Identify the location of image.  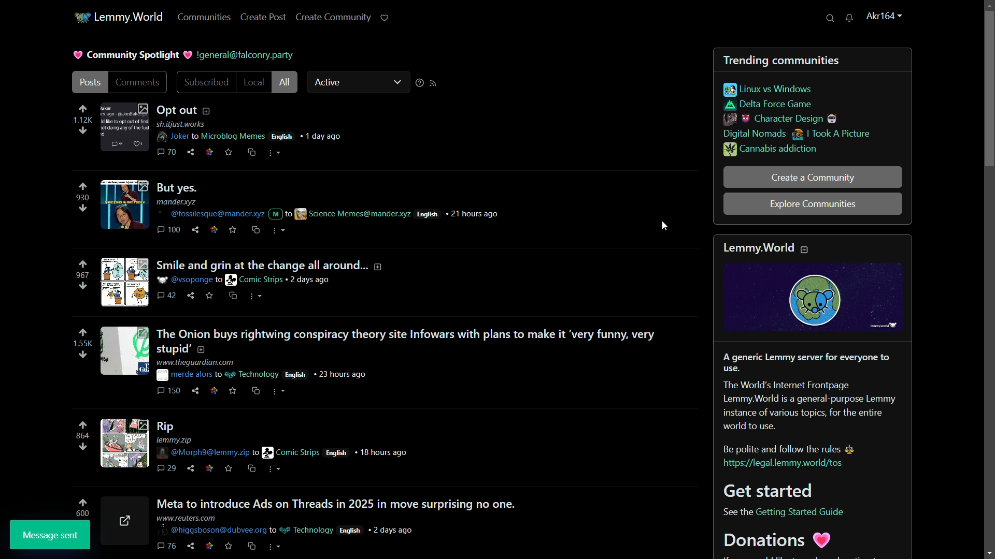
(124, 443).